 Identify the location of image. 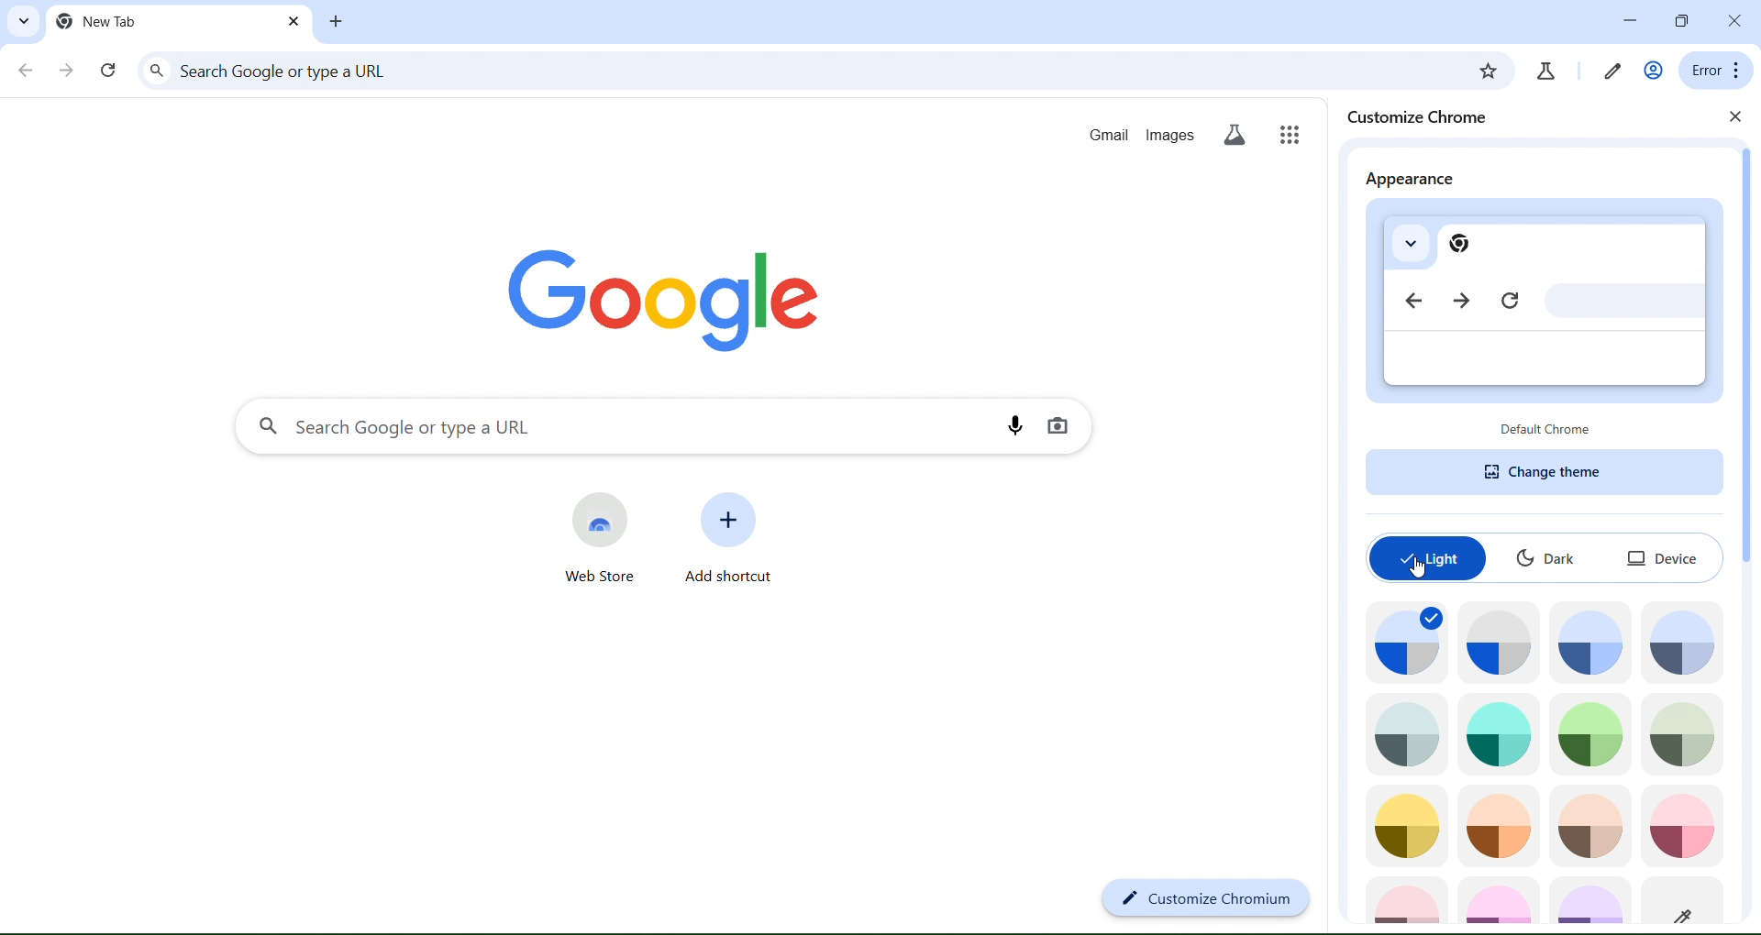
(1589, 828).